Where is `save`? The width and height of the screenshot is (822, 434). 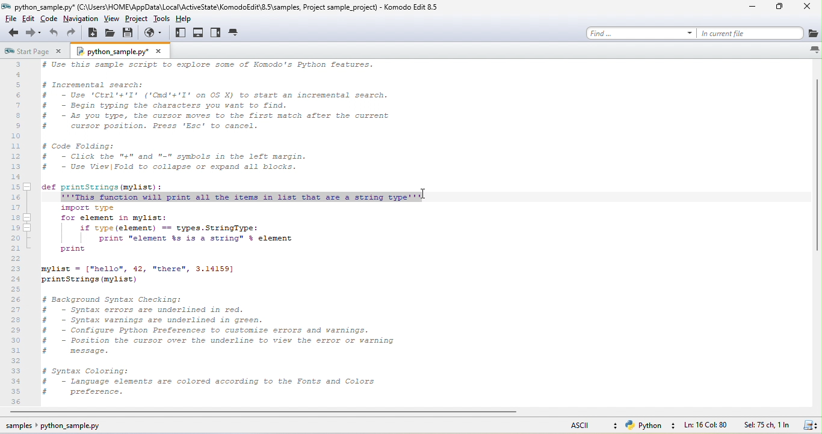
save is located at coordinates (131, 33).